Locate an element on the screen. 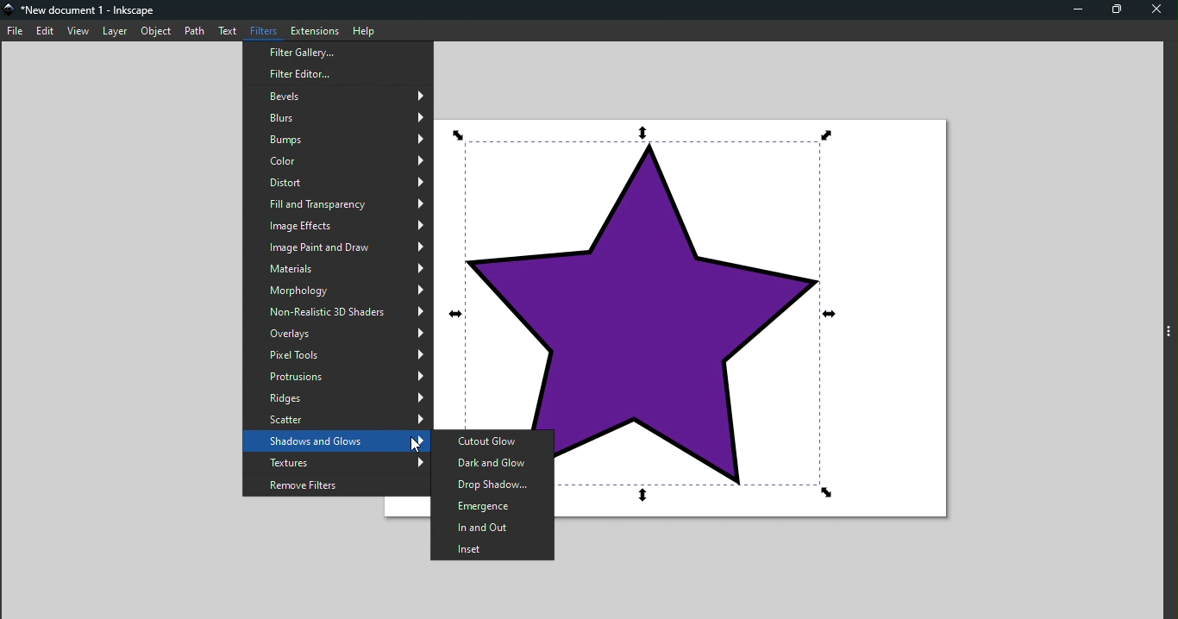  Dark and Glow is located at coordinates (493, 461).